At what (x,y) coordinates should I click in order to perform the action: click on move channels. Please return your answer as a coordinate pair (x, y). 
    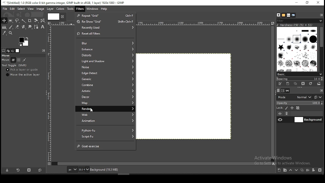
    Looking at the image, I should click on (19, 60).